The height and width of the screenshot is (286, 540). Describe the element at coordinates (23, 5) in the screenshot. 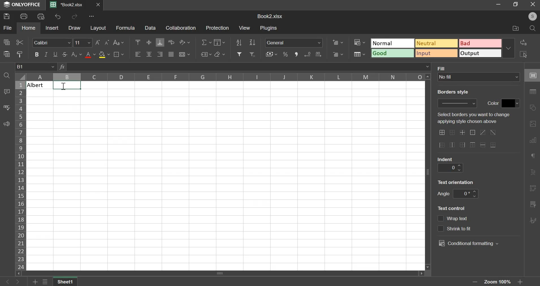

I see `ONLYOFFICE logo` at that location.